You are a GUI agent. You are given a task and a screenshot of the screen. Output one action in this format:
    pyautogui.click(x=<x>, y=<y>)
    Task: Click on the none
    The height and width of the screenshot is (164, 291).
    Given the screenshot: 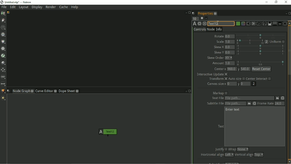 What is the action you would take?
    pyautogui.click(x=243, y=149)
    